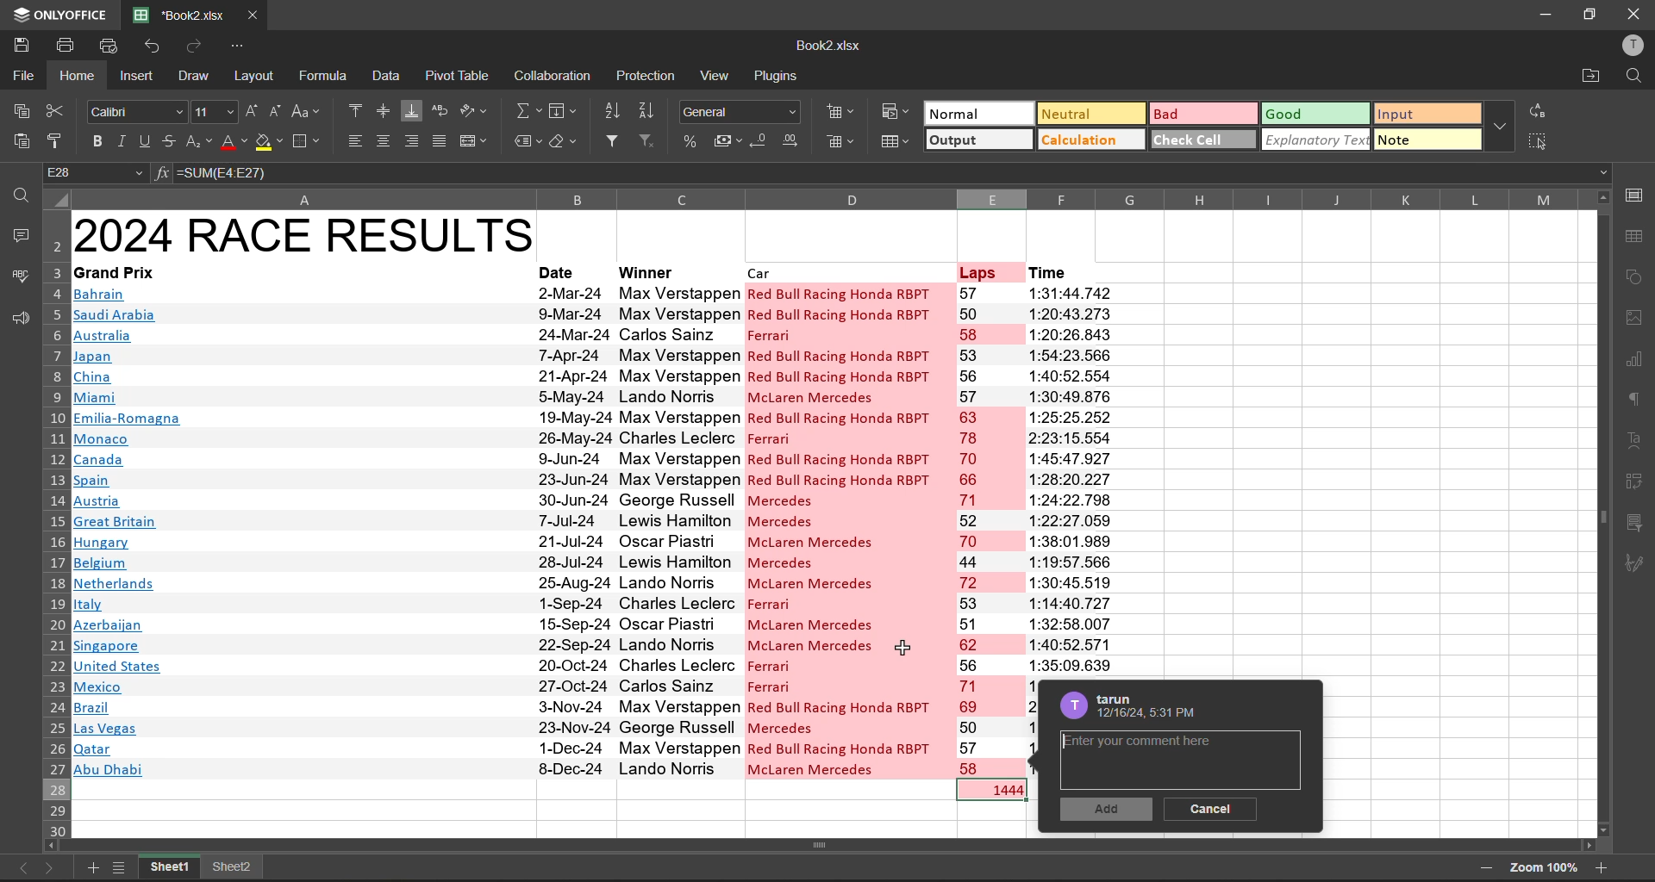  Describe the element at coordinates (796, 139) in the screenshot. I see `increase decimal` at that location.